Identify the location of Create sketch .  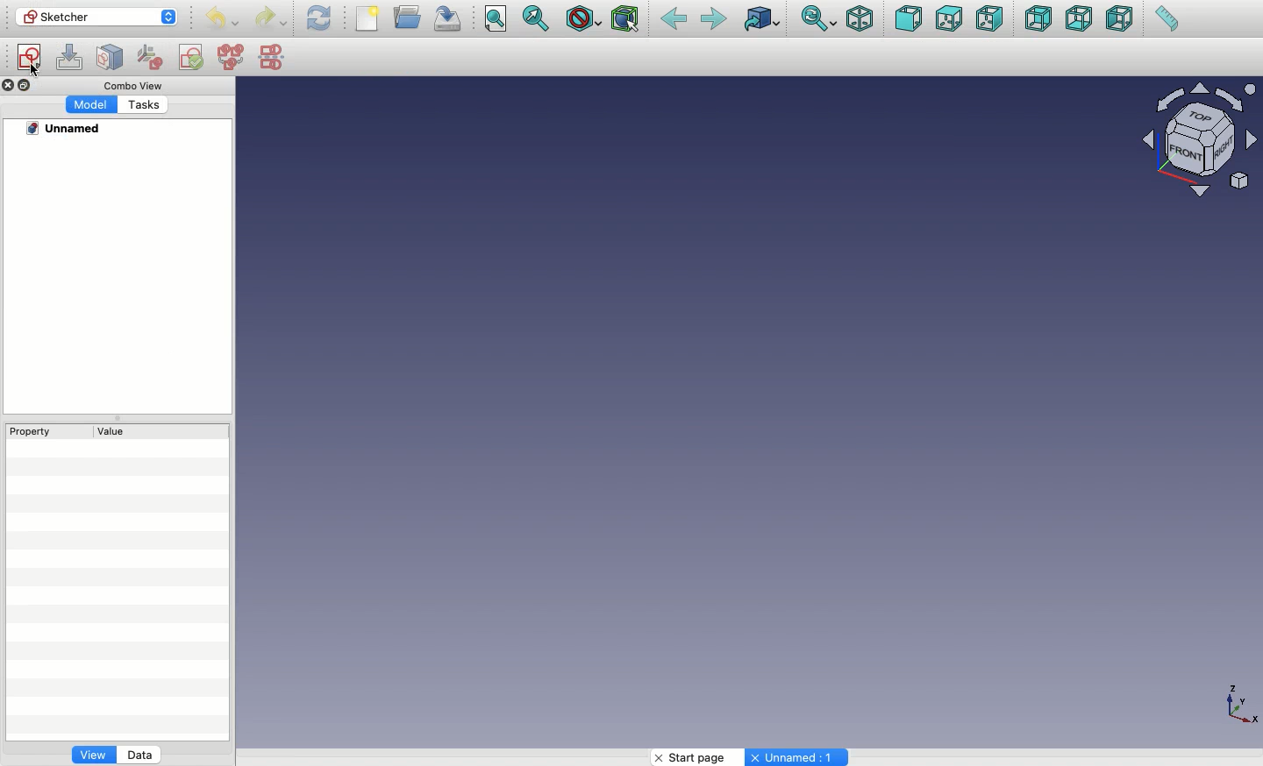
(30, 58).